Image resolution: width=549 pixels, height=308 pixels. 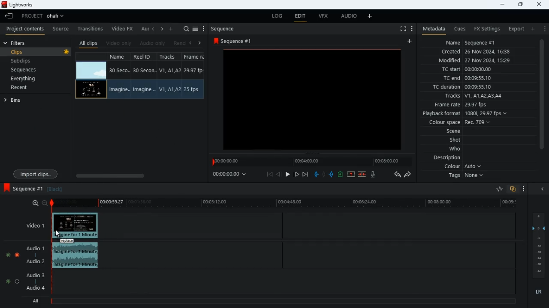 I want to click on pull, so click(x=316, y=174).